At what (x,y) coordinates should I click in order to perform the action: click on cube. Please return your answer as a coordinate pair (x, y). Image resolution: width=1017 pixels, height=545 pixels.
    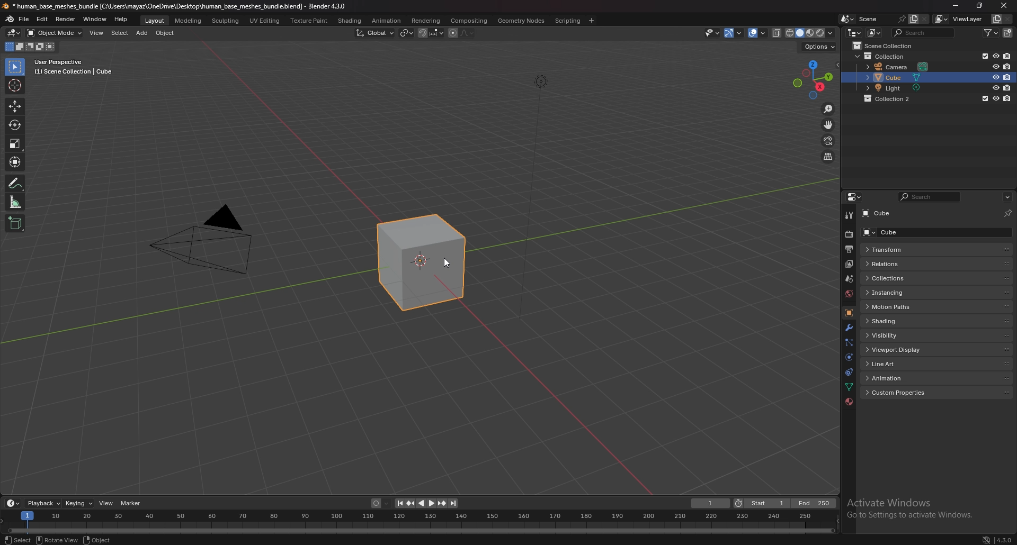
    Looking at the image, I should click on (901, 232).